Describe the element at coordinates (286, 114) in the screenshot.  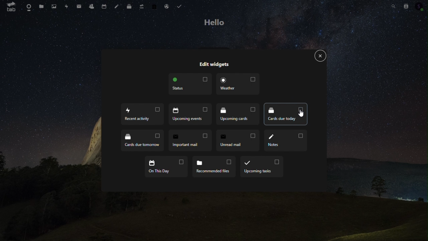
I see `Cards due today` at that location.